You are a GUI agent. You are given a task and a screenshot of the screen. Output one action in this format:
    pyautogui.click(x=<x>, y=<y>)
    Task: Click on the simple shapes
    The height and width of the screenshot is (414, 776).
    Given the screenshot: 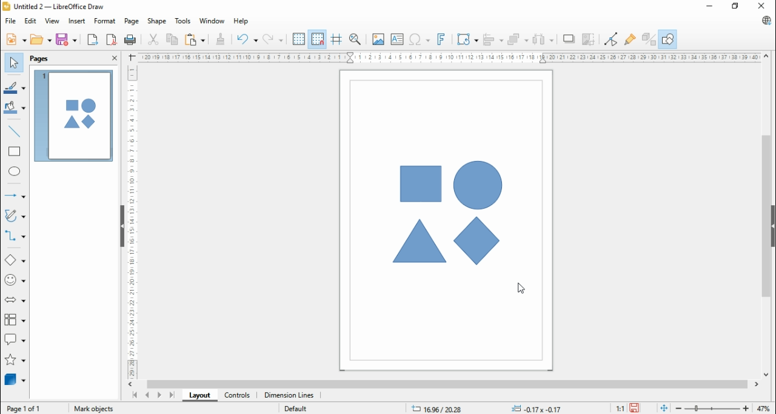 What is the action you would take?
    pyautogui.click(x=16, y=259)
    